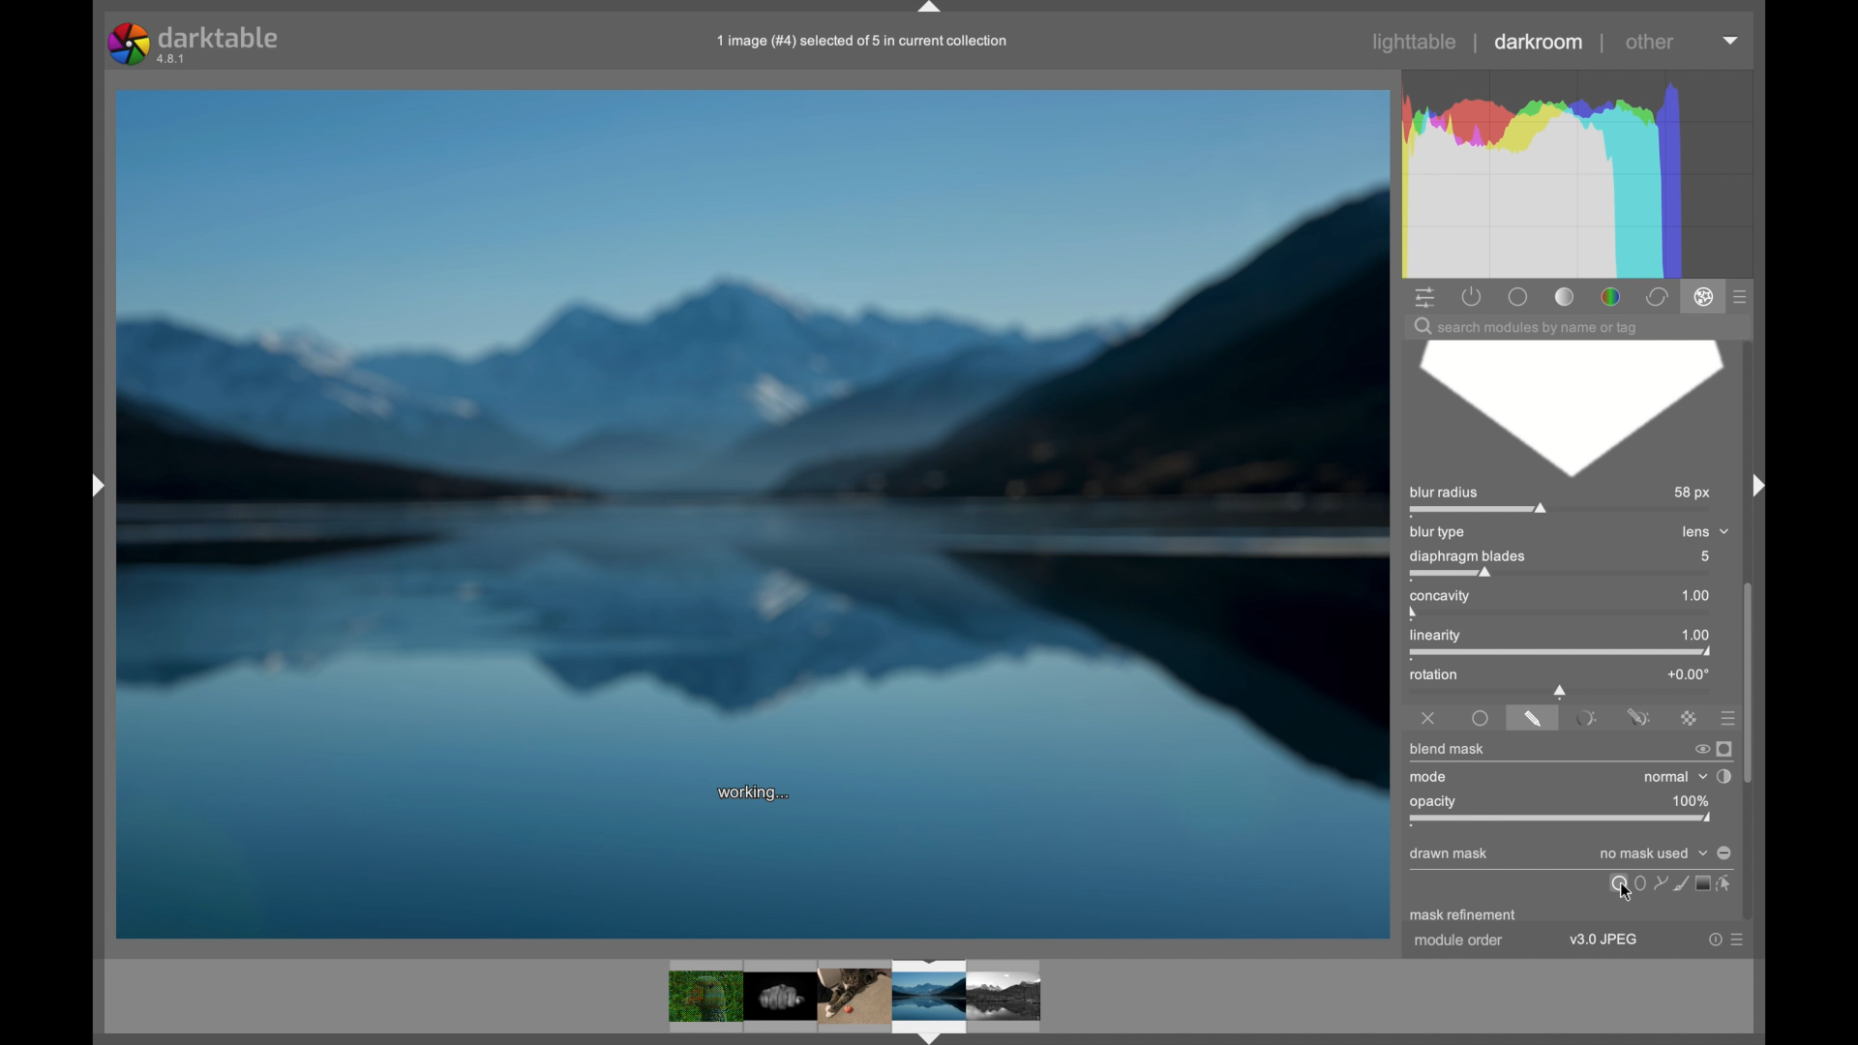 The image size is (1858, 1045). What do you see at coordinates (1678, 883) in the screenshot?
I see `icon` at bounding box center [1678, 883].